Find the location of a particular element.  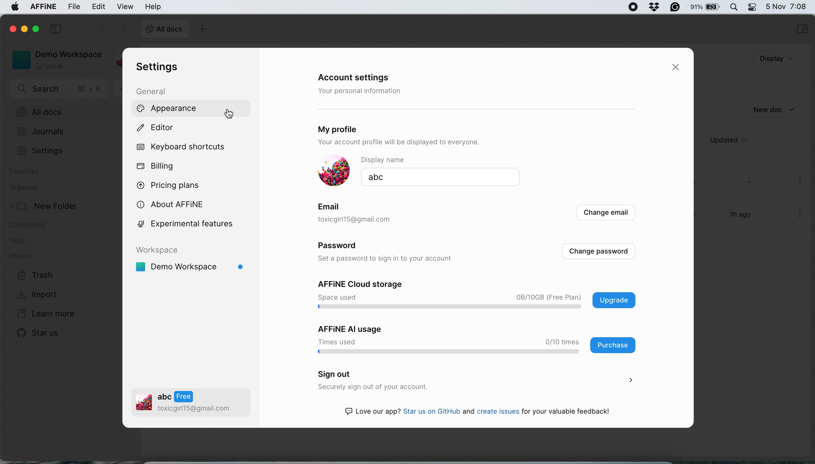

date and time is located at coordinates (788, 6).